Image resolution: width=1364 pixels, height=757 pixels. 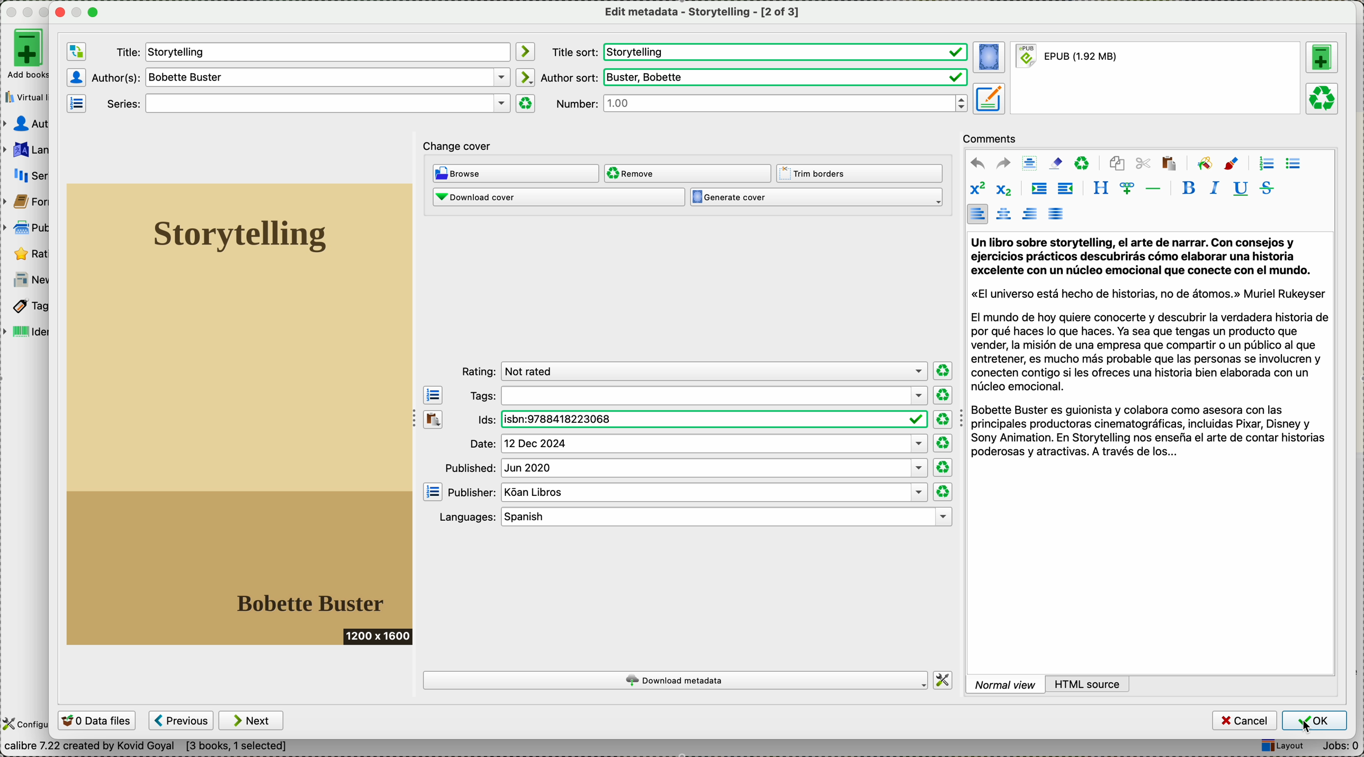 What do you see at coordinates (25, 724) in the screenshot?
I see `configure` at bounding box center [25, 724].